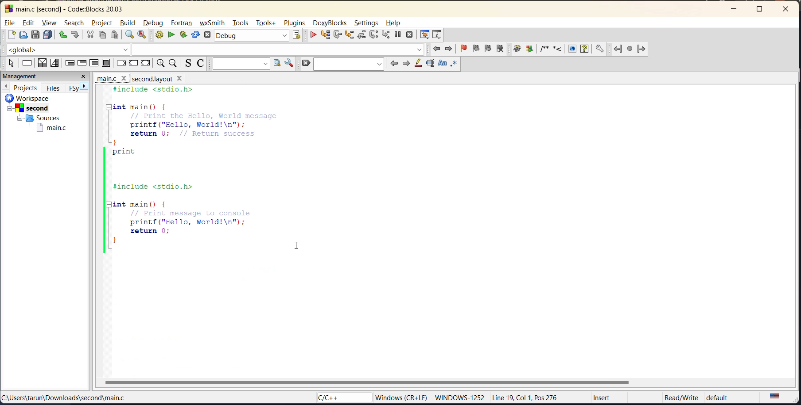  What do you see at coordinates (132, 63) in the screenshot?
I see `continue instruction` at bounding box center [132, 63].